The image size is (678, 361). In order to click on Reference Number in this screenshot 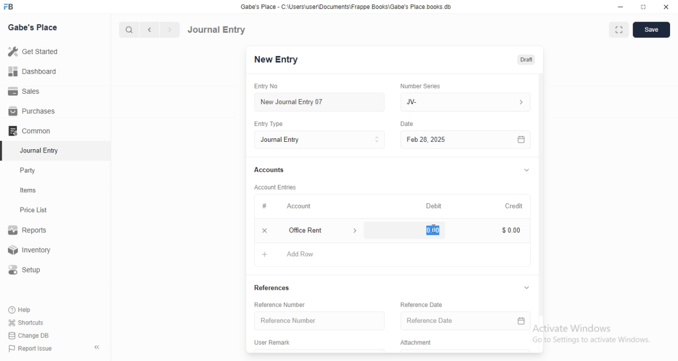, I will do `click(320, 321)`.